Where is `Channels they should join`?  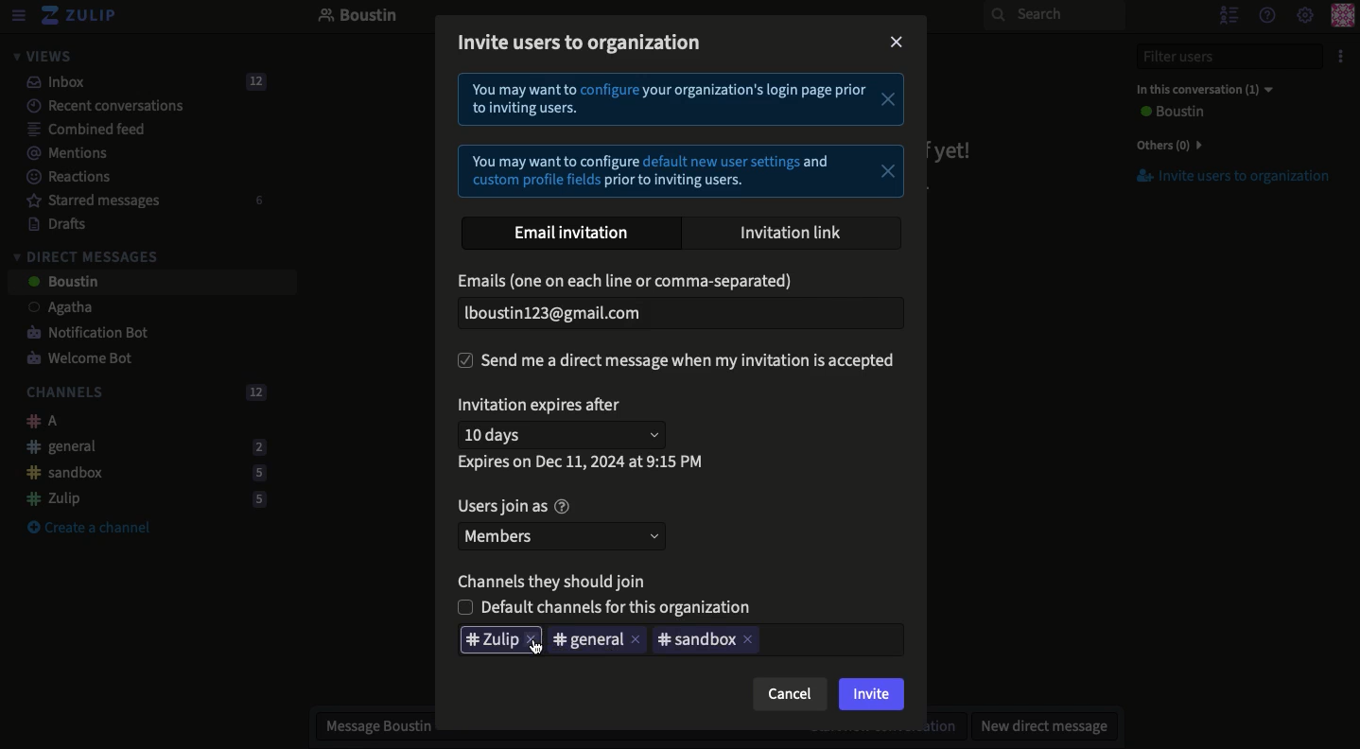
Channels they should join is located at coordinates (558, 580).